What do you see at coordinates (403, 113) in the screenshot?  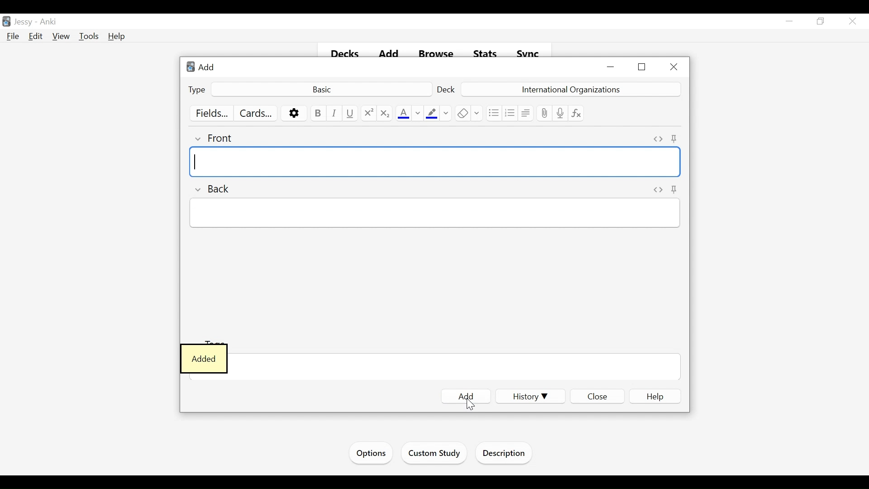 I see `Text Color` at bounding box center [403, 113].